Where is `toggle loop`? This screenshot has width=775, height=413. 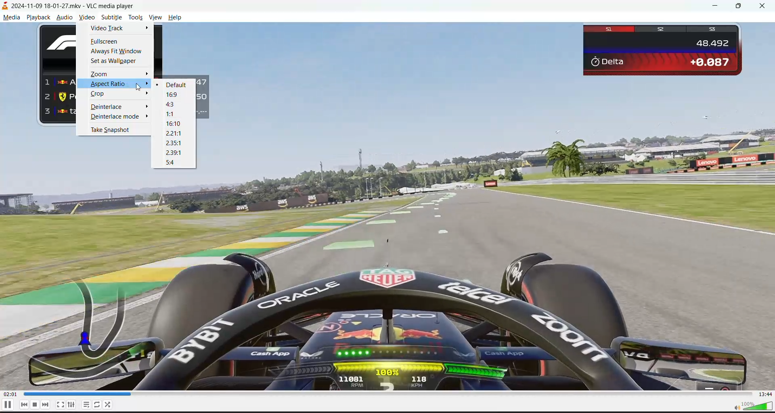 toggle loop is located at coordinates (97, 404).